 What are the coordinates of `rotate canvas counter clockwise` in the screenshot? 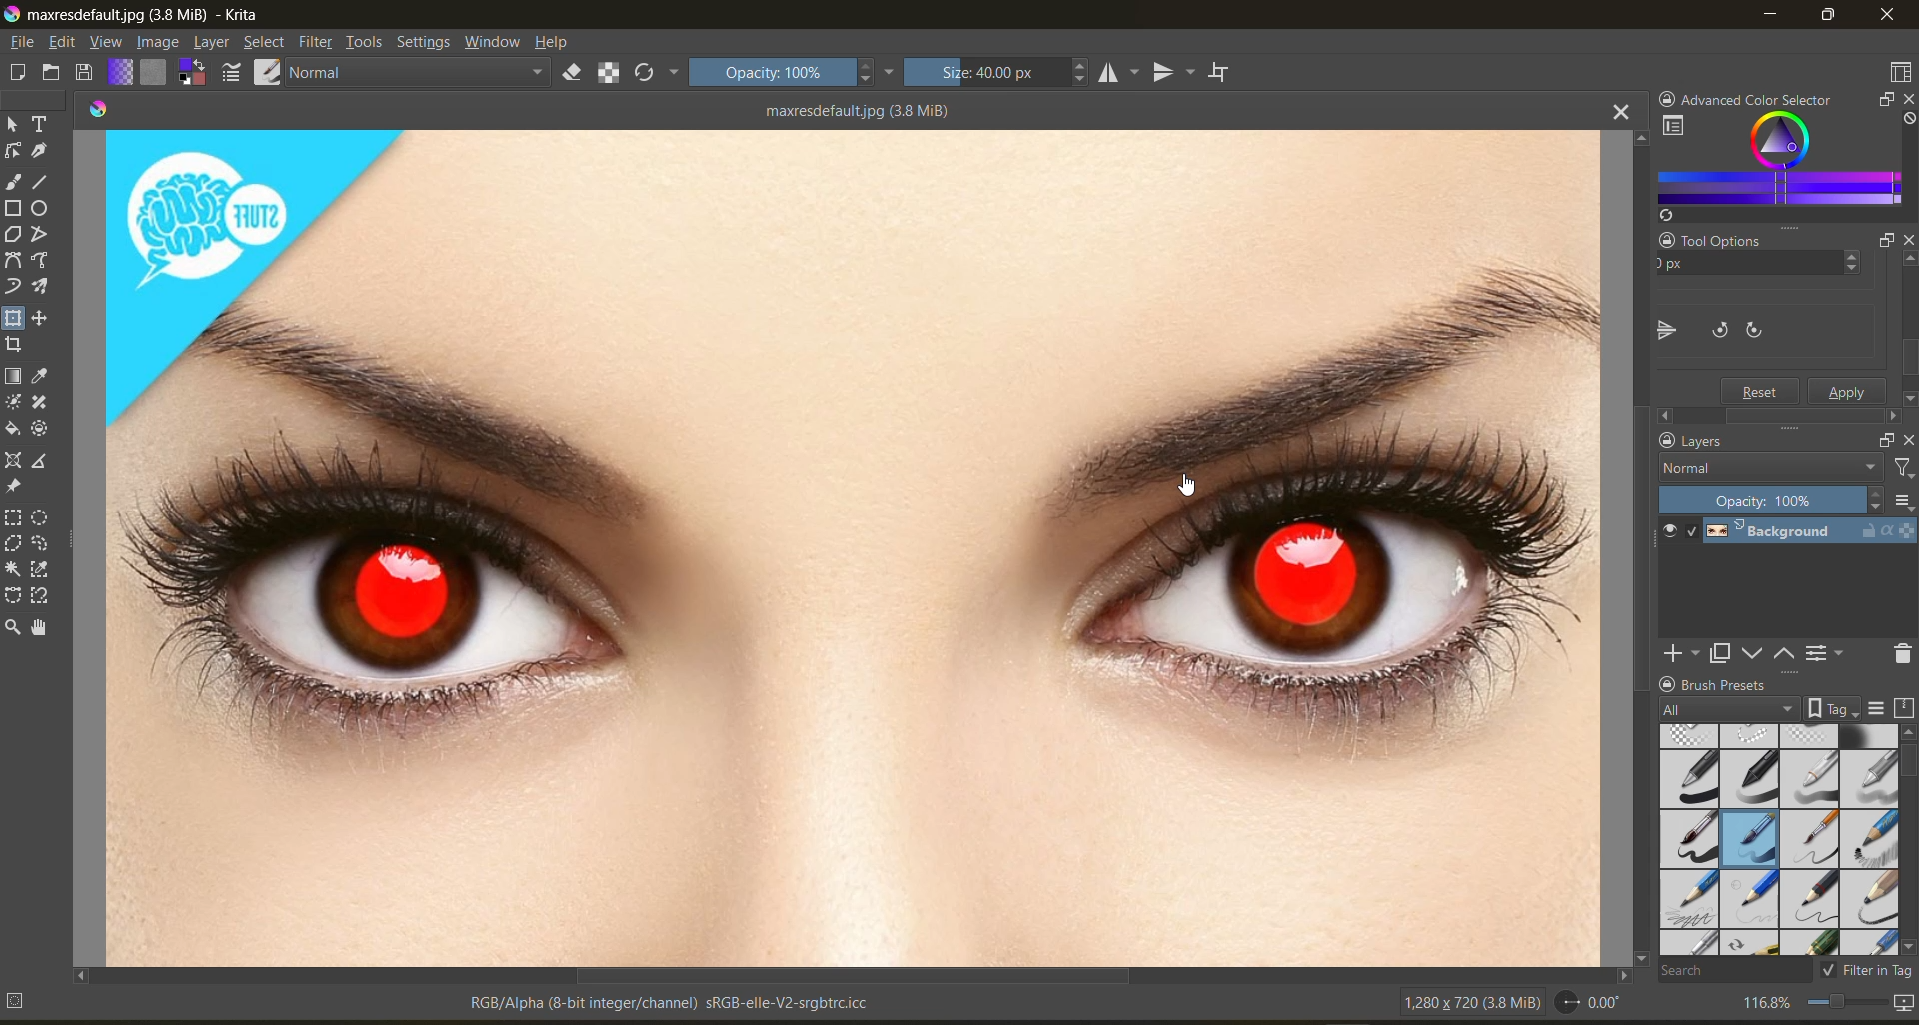 It's located at (1797, 331).